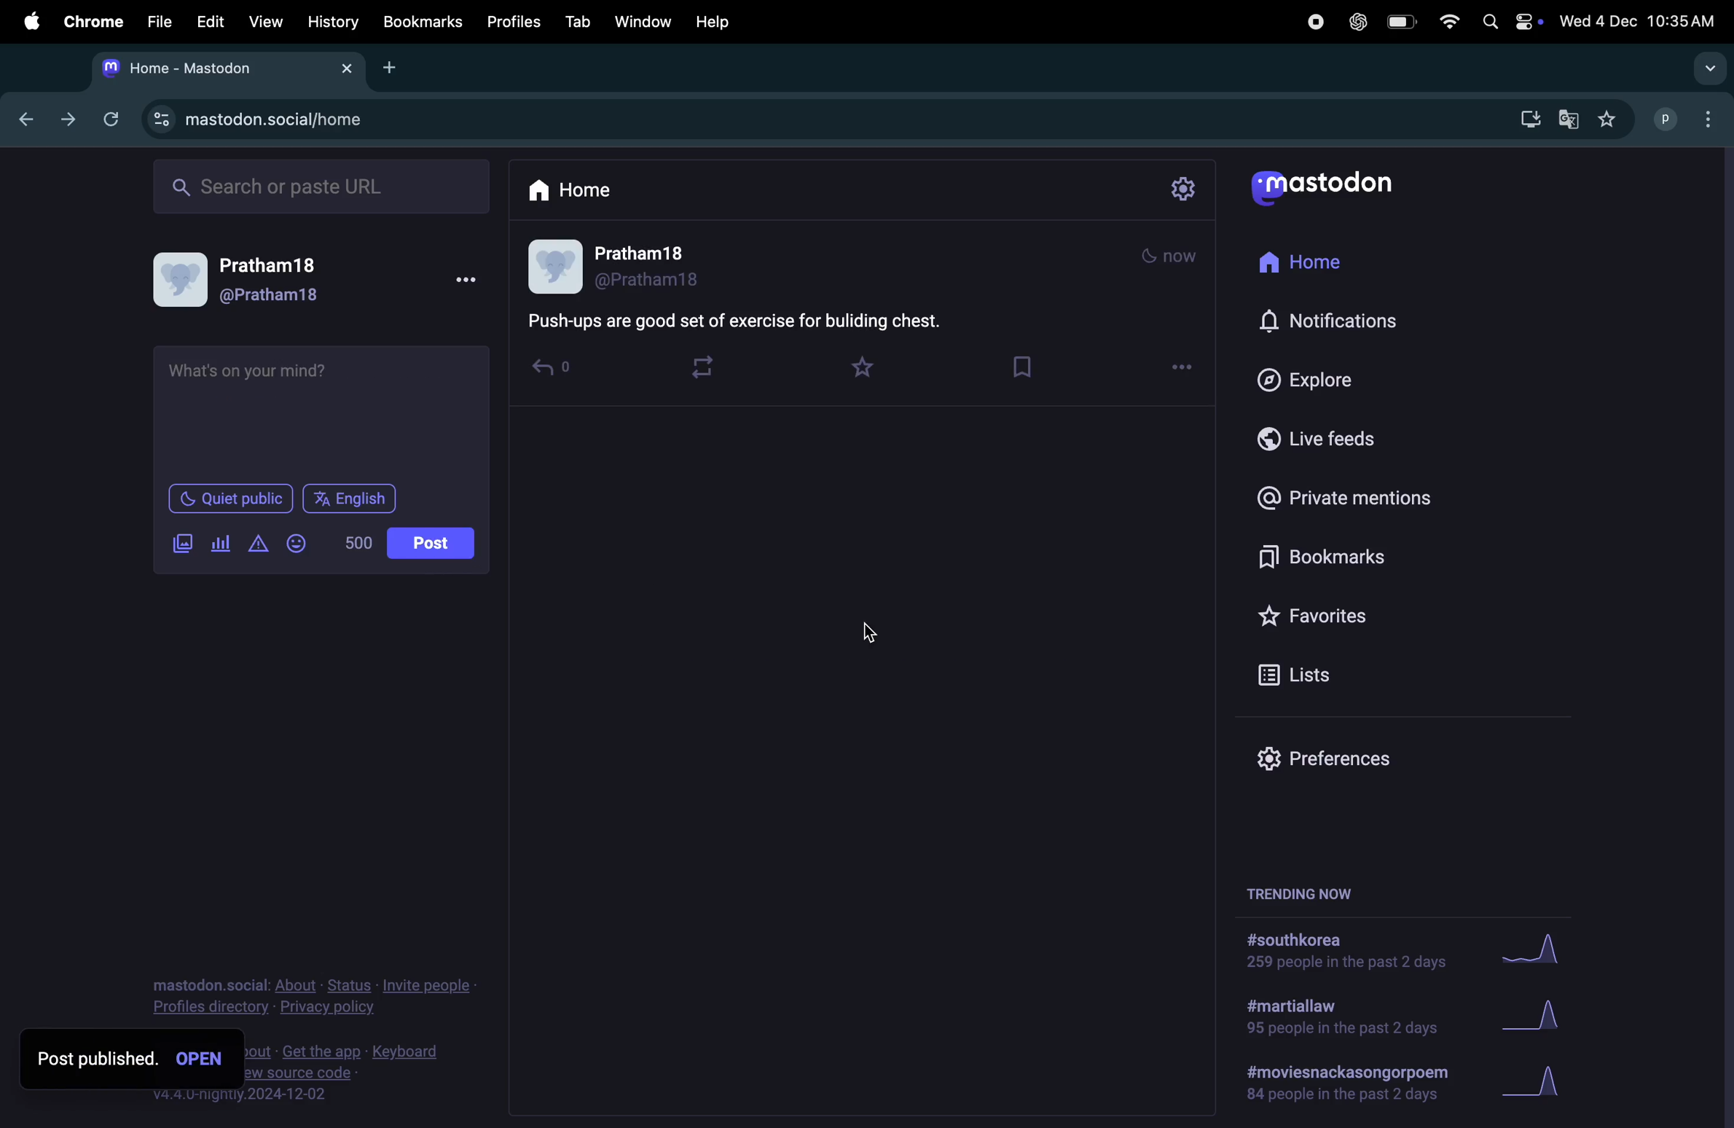 The width and height of the screenshot is (1734, 1128). I want to click on add tab, so click(391, 66).